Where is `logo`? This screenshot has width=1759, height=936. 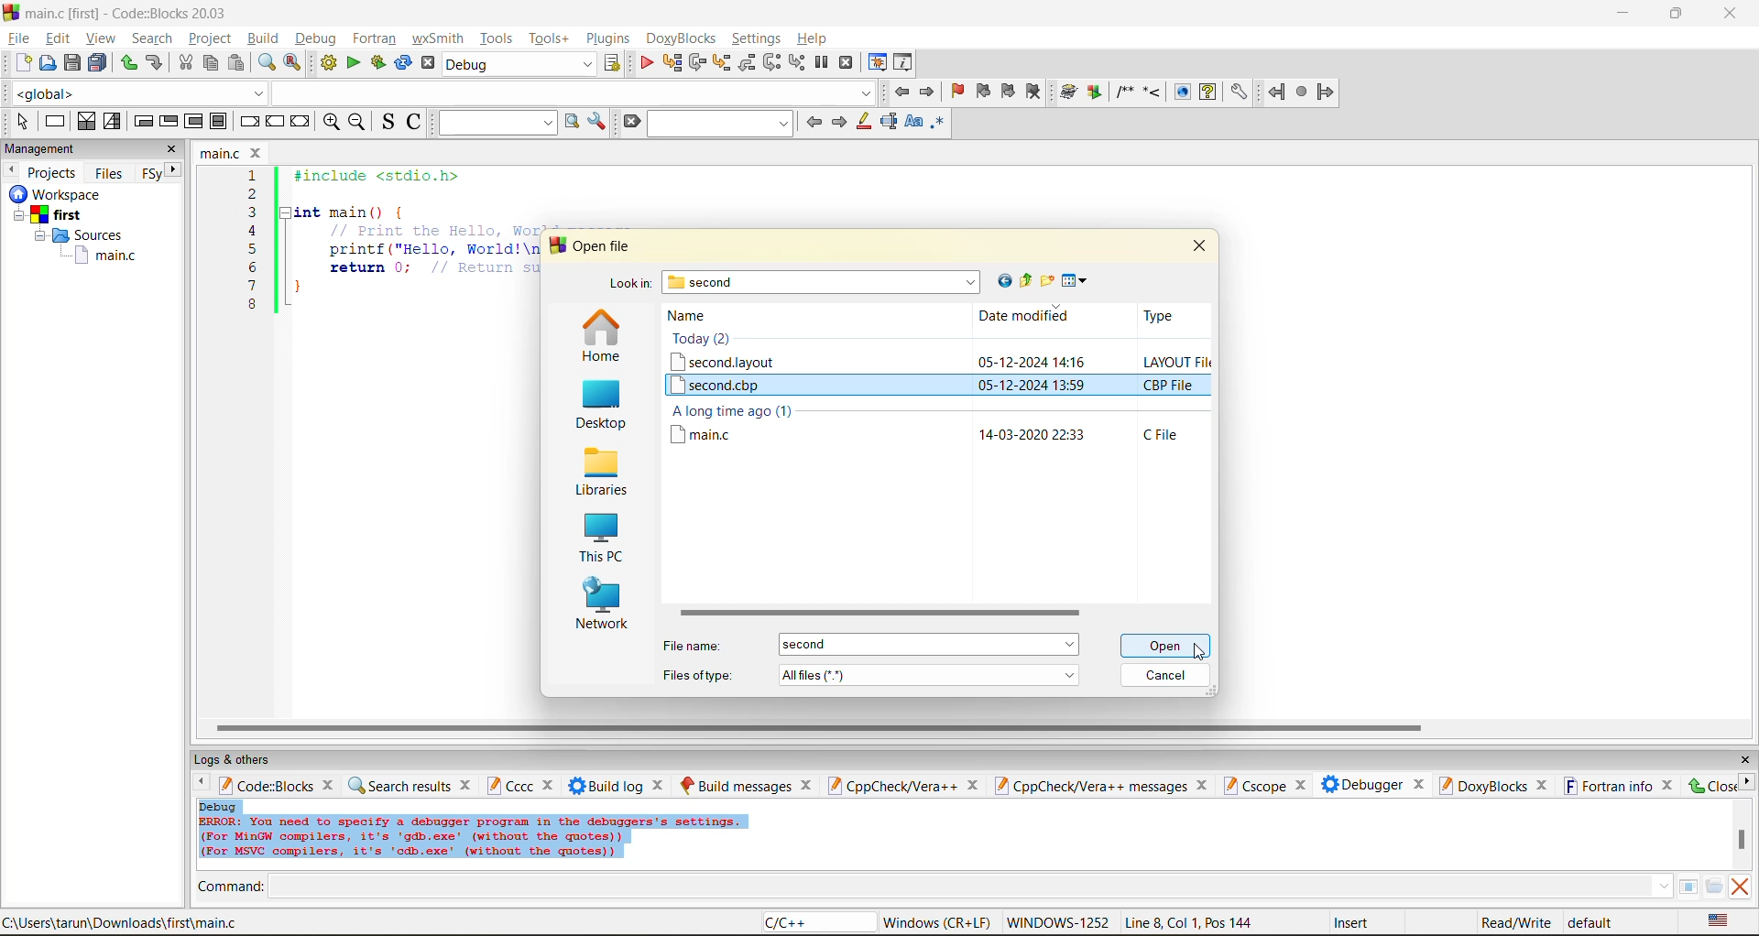 logo is located at coordinates (11, 11).